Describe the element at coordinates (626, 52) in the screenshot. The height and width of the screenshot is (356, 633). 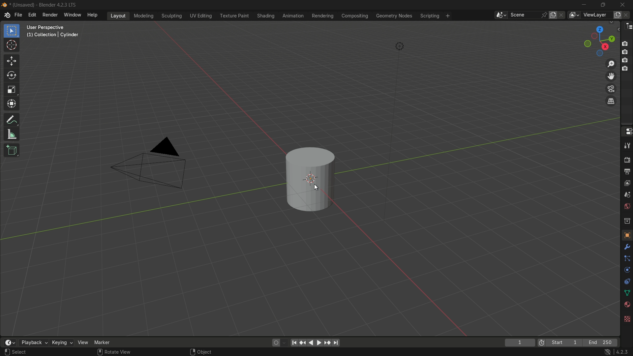
I see `layer 2` at that location.